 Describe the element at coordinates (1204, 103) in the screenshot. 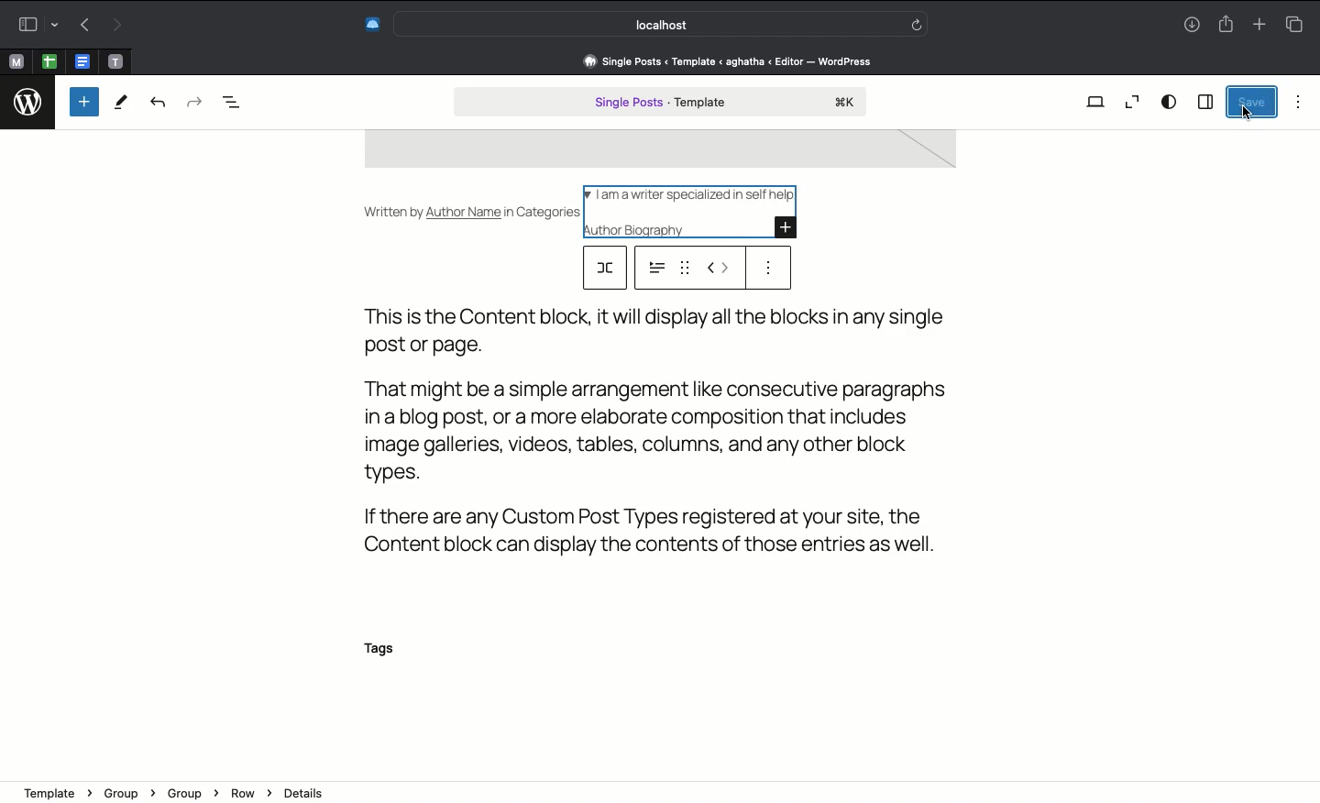

I see `Sidebar` at that location.